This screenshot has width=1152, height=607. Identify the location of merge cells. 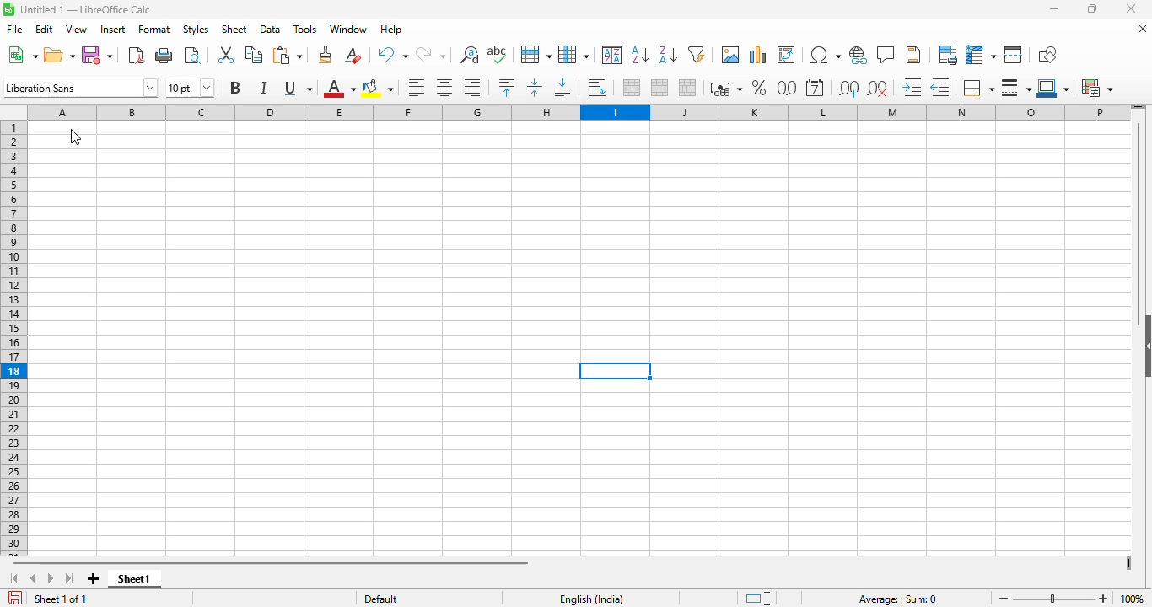
(660, 88).